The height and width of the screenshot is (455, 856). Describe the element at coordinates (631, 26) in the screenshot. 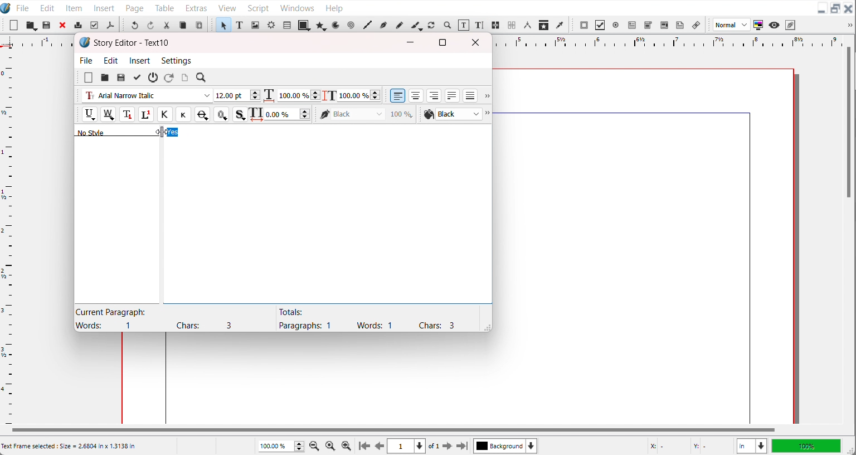

I see `PDF text field` at that location.